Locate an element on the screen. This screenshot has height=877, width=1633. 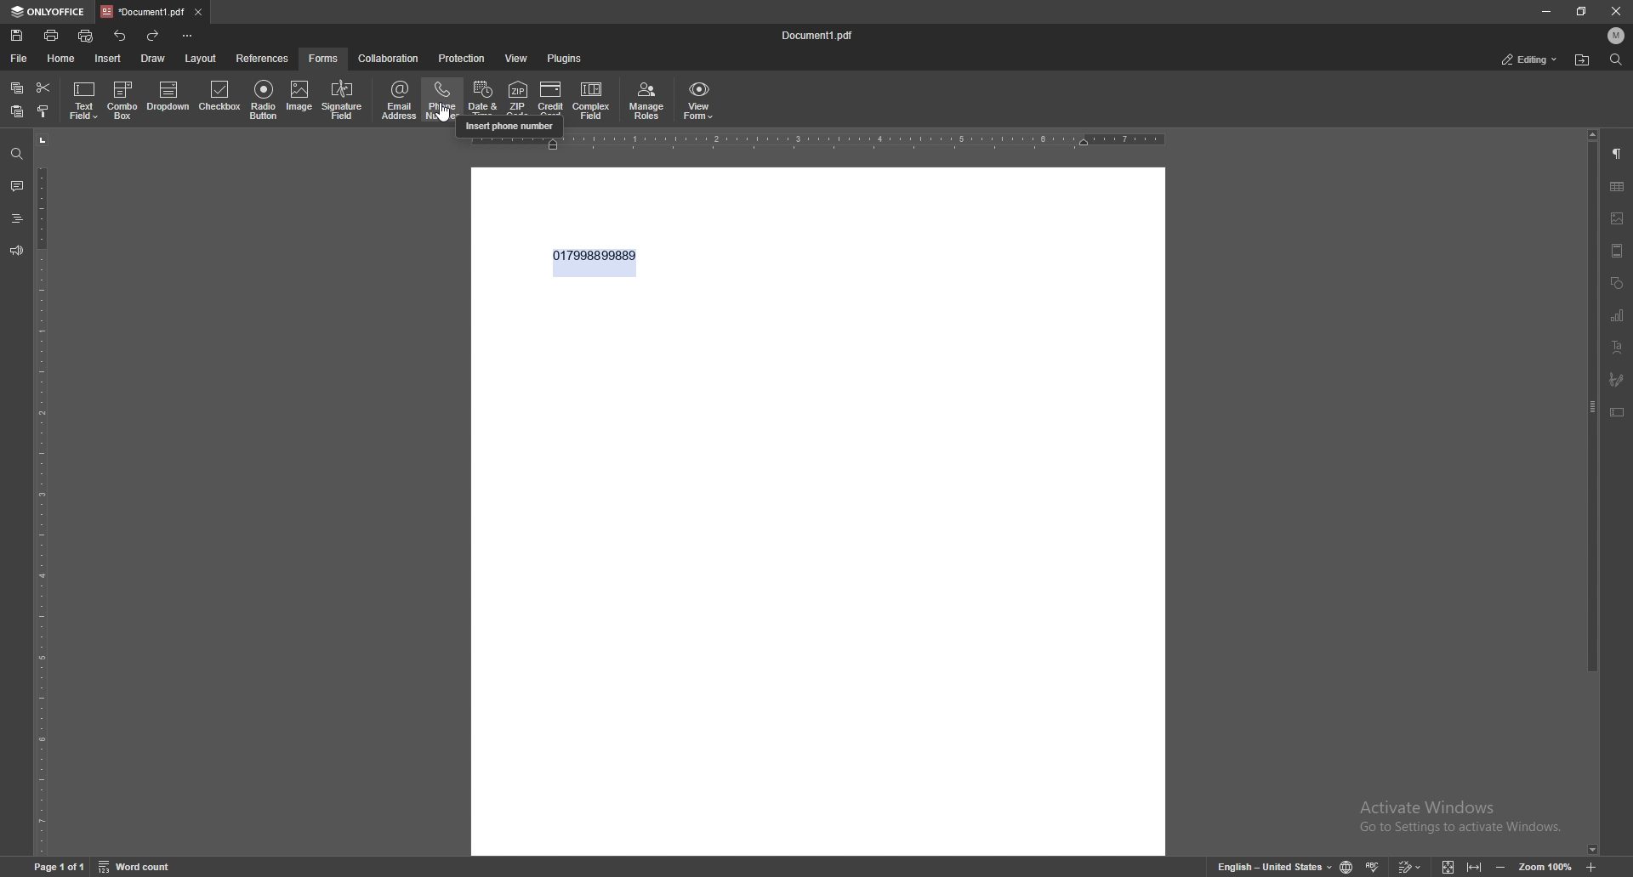
image is located at coordinates (300, 99).